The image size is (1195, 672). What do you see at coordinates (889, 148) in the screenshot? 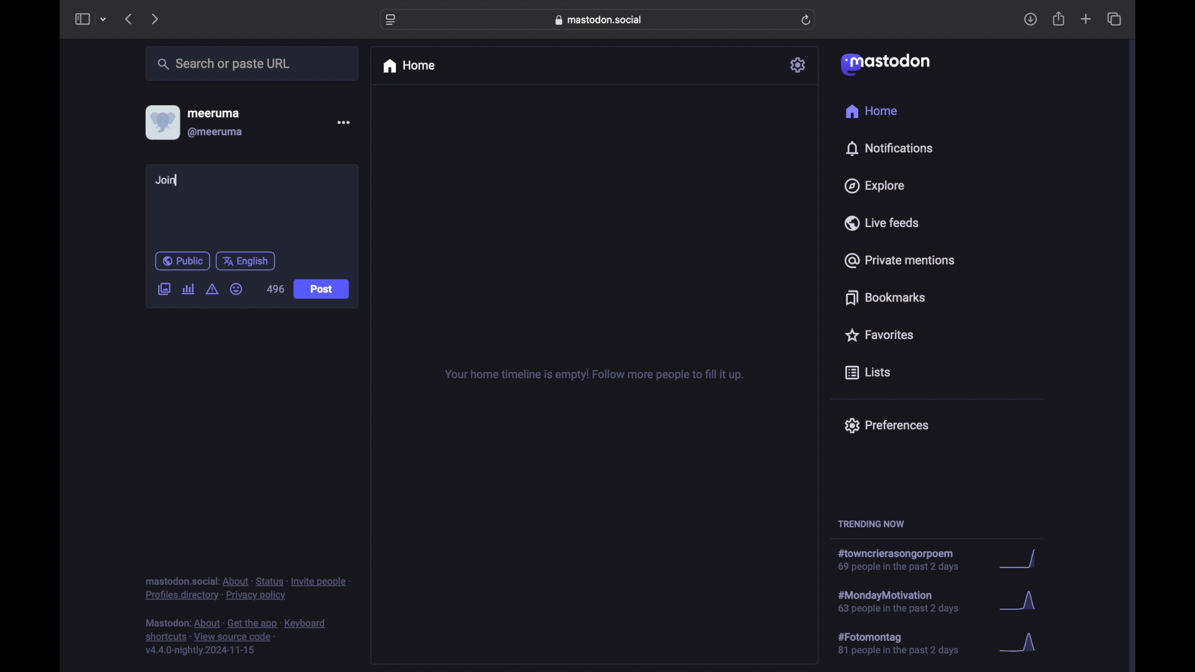
I see `notifications` at bounding box center [889, 148].